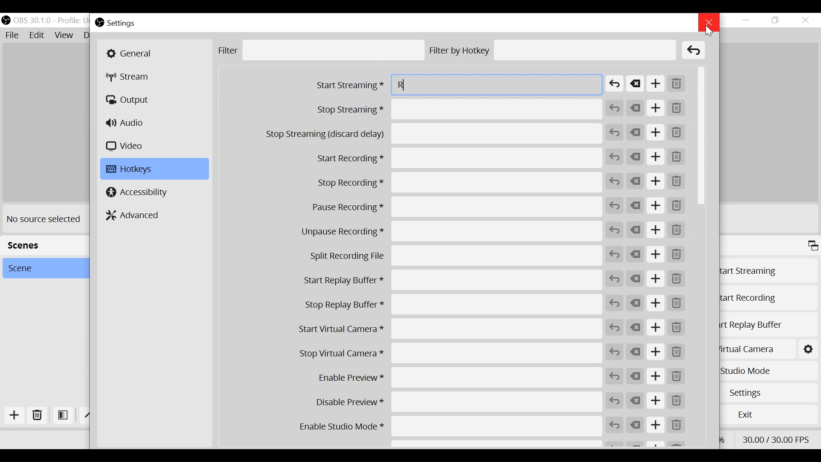 The image size is (821, 462). Describe the element at coordinates (656, 280) in the screenshot. I see `Add` at that location.